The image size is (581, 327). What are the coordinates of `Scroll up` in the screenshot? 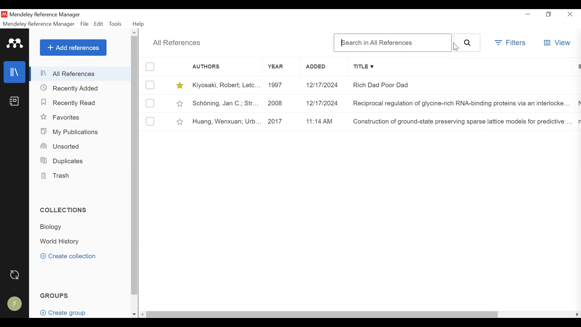 It's located at (135, 32).